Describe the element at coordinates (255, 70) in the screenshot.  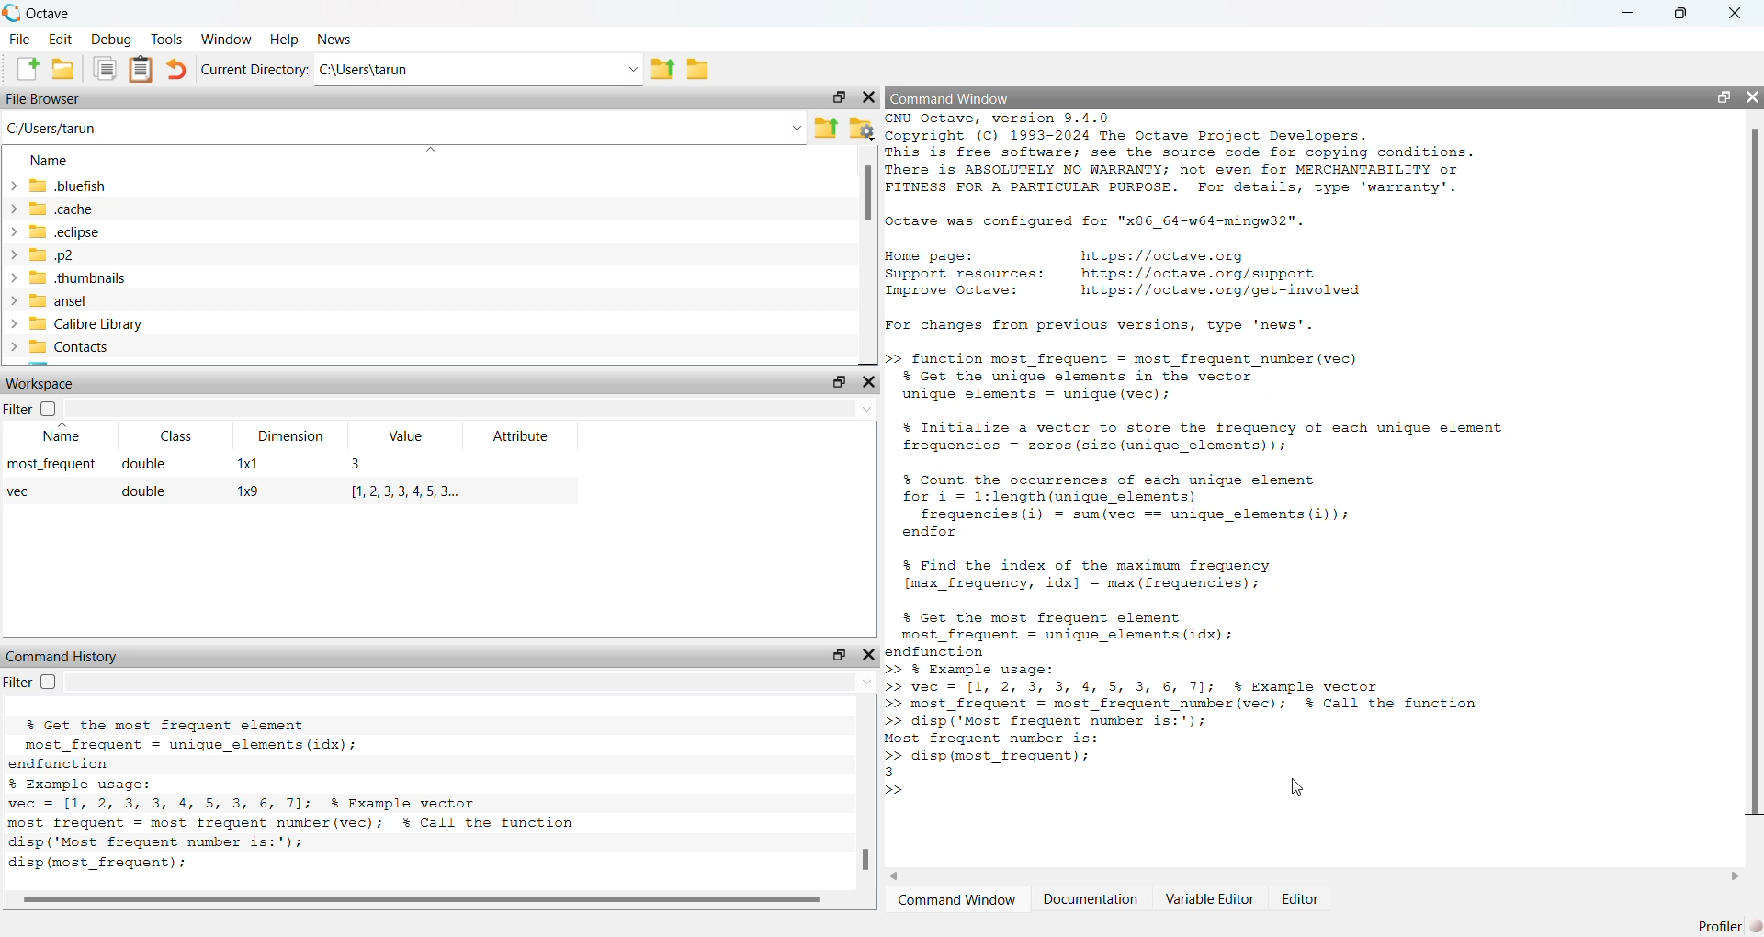
I see `Current Directory:` at that location.